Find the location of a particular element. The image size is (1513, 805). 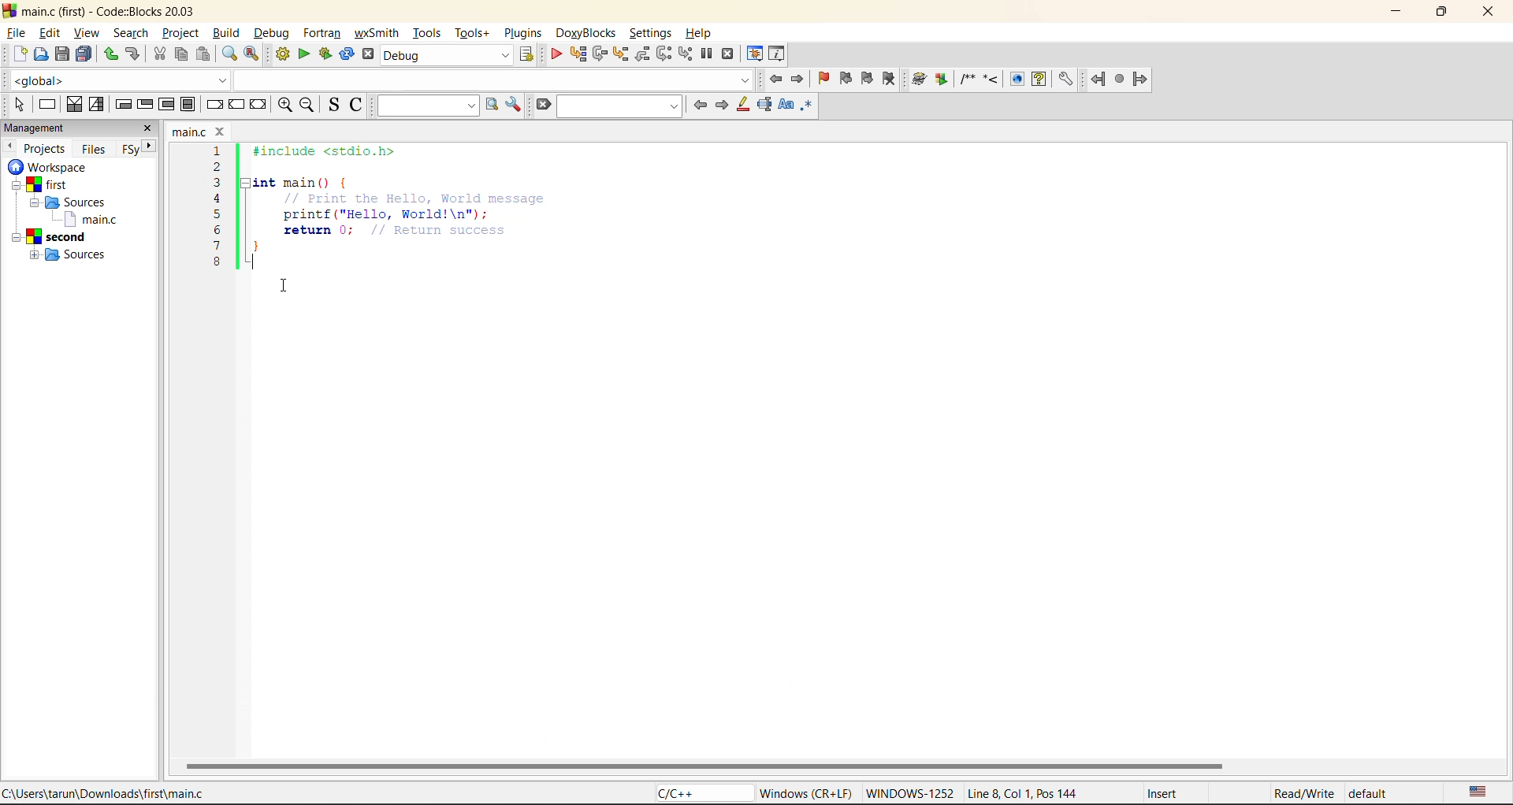

build is located at coordinates (229, 33).